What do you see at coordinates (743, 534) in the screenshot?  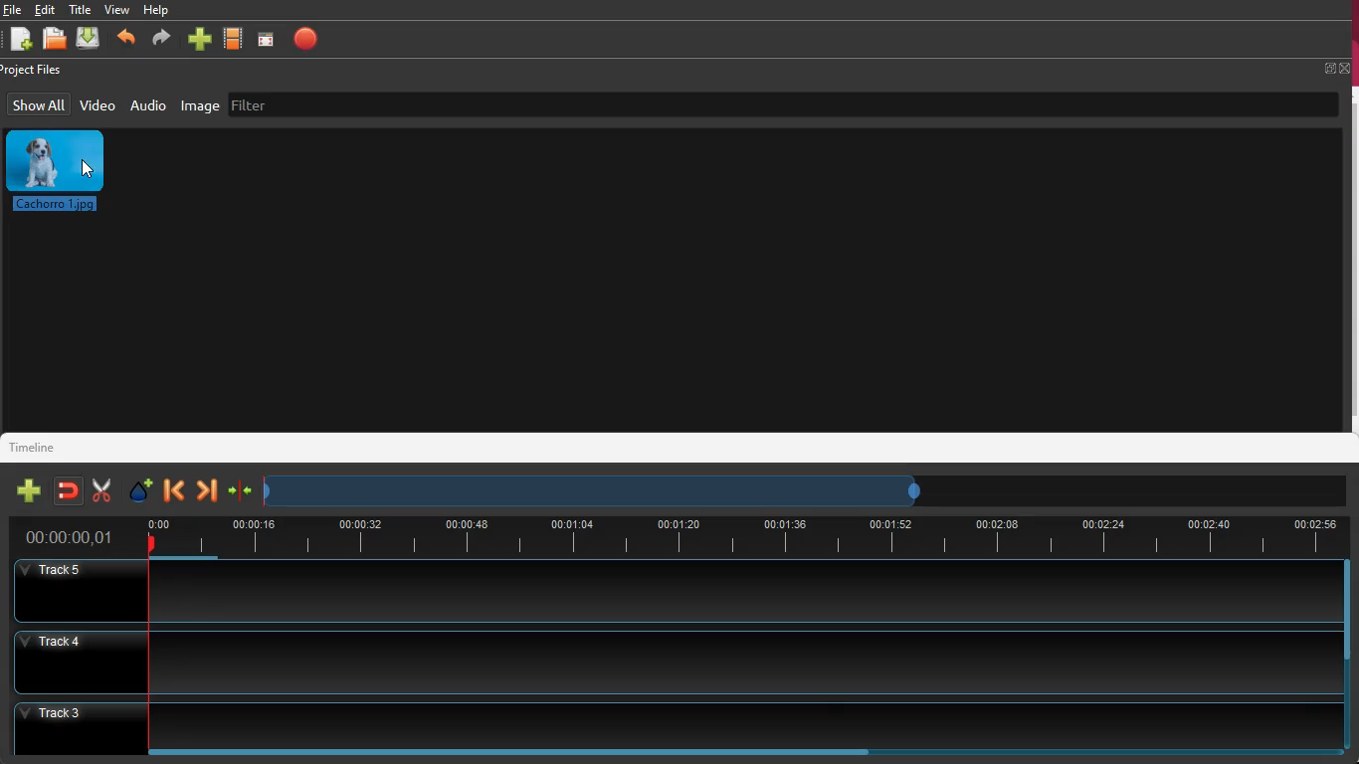 I see `timeline` at bounding box center [743, 534].